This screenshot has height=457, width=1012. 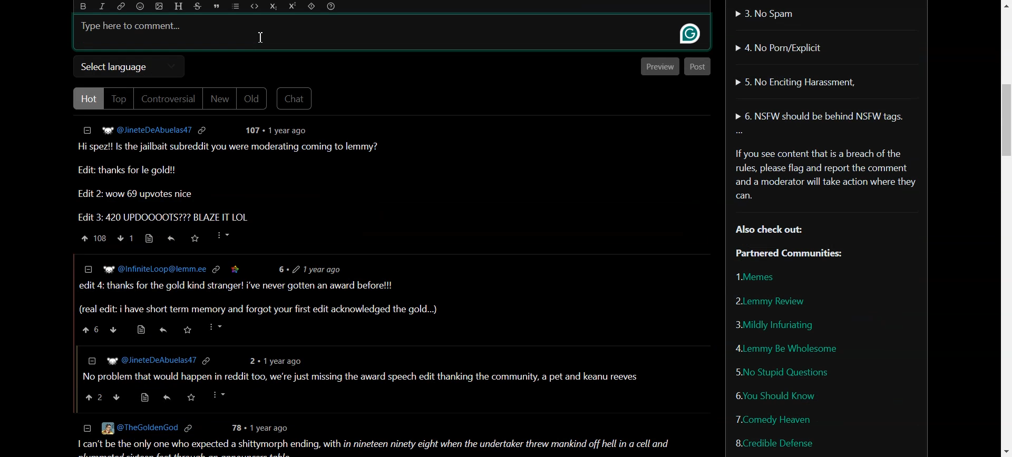 I want to click on You Should Know, so click(x=776, y=395).